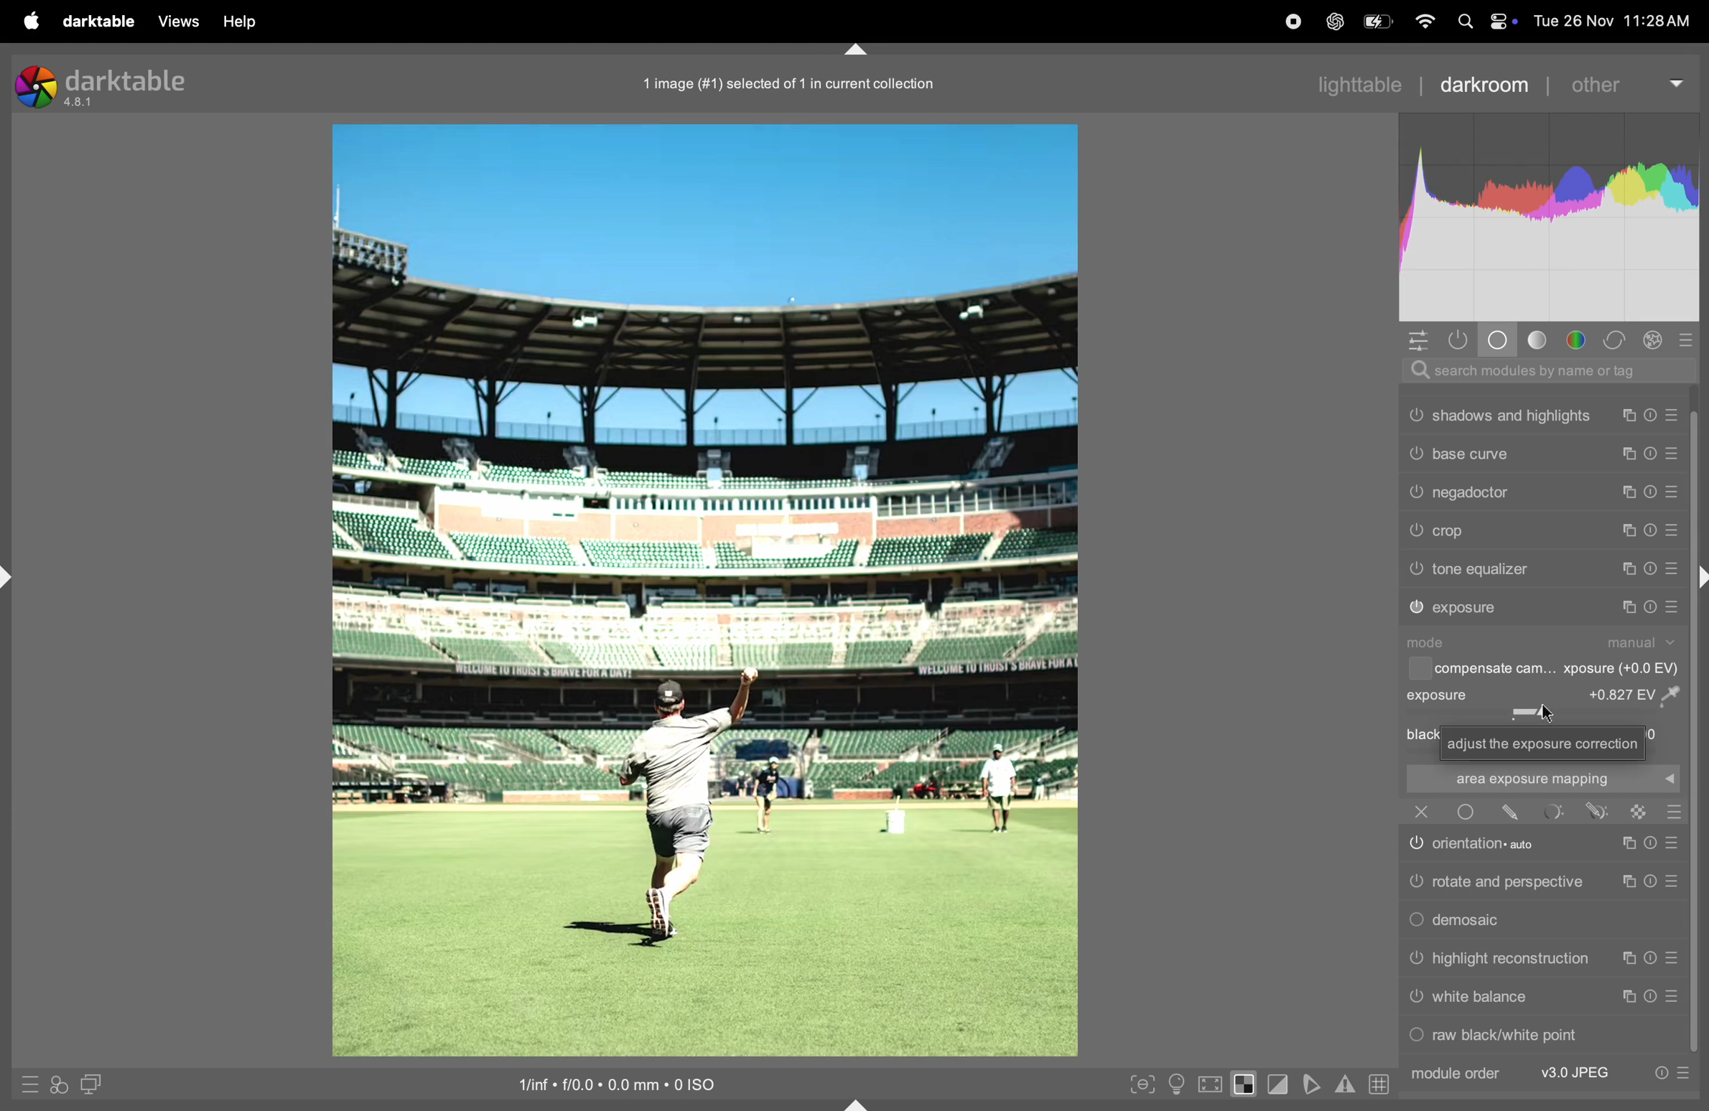  I want to click on manual, so click(1644, 642).